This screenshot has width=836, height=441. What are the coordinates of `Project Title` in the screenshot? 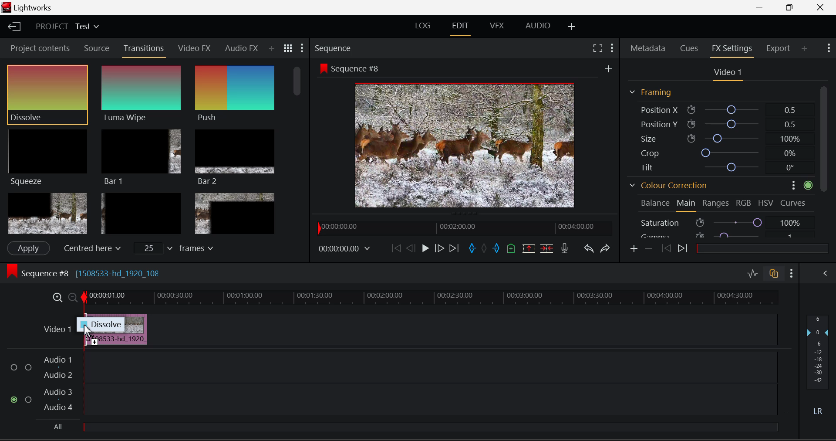 It's located at (66, 27).